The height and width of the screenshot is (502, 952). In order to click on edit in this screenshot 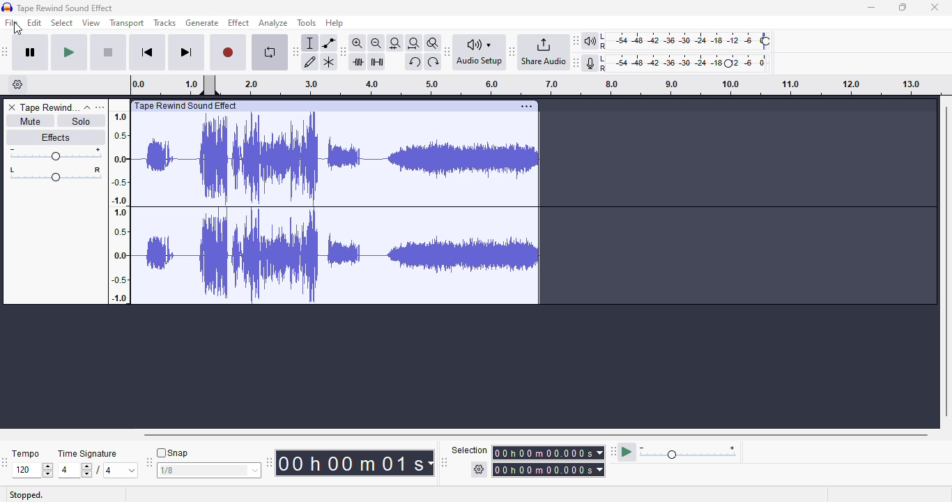, I will do `click(35, 22)`.